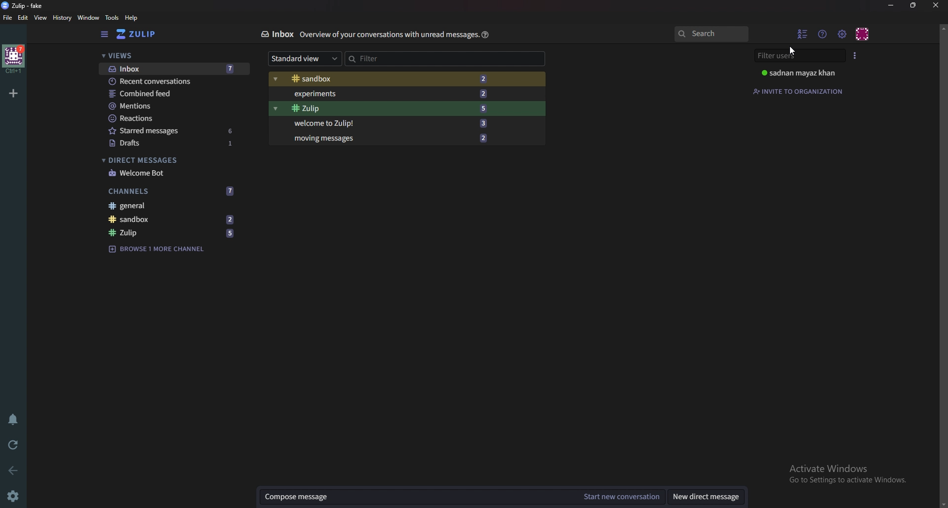 The height and width of the screenshot is (508, 948). What do you see at coordinates (173, 107) in the screenshot?
I see `Mentions` at bounding box center [173, 107].